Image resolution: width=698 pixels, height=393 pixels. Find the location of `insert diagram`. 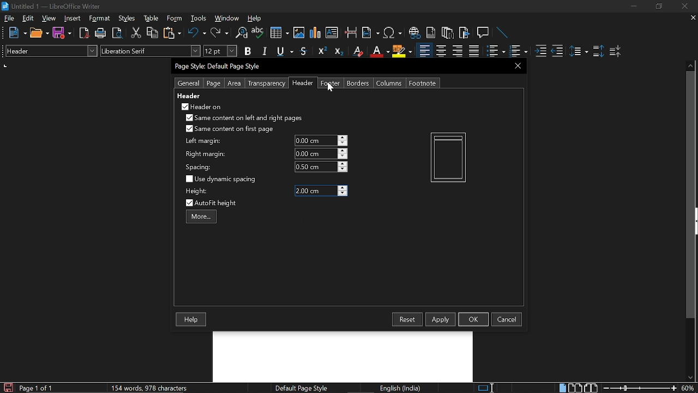

insert diagram is located at coordinates (315, 33).